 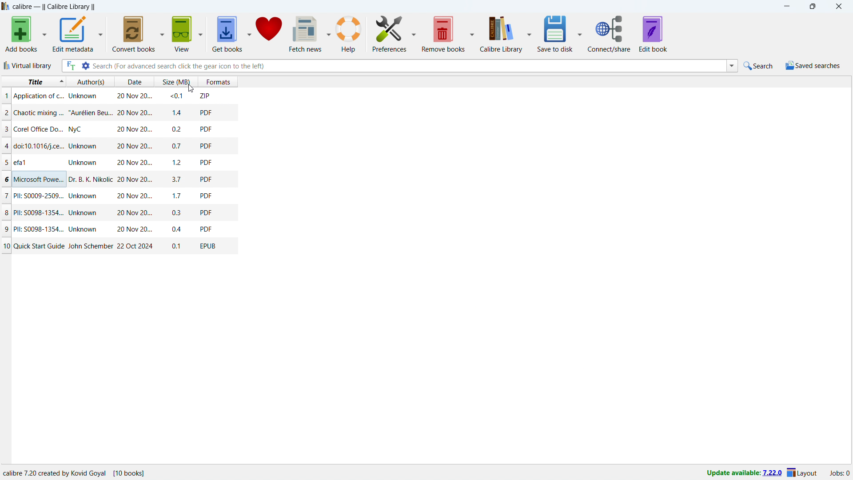 I want to click on PDF, so click(x=206, y=162).